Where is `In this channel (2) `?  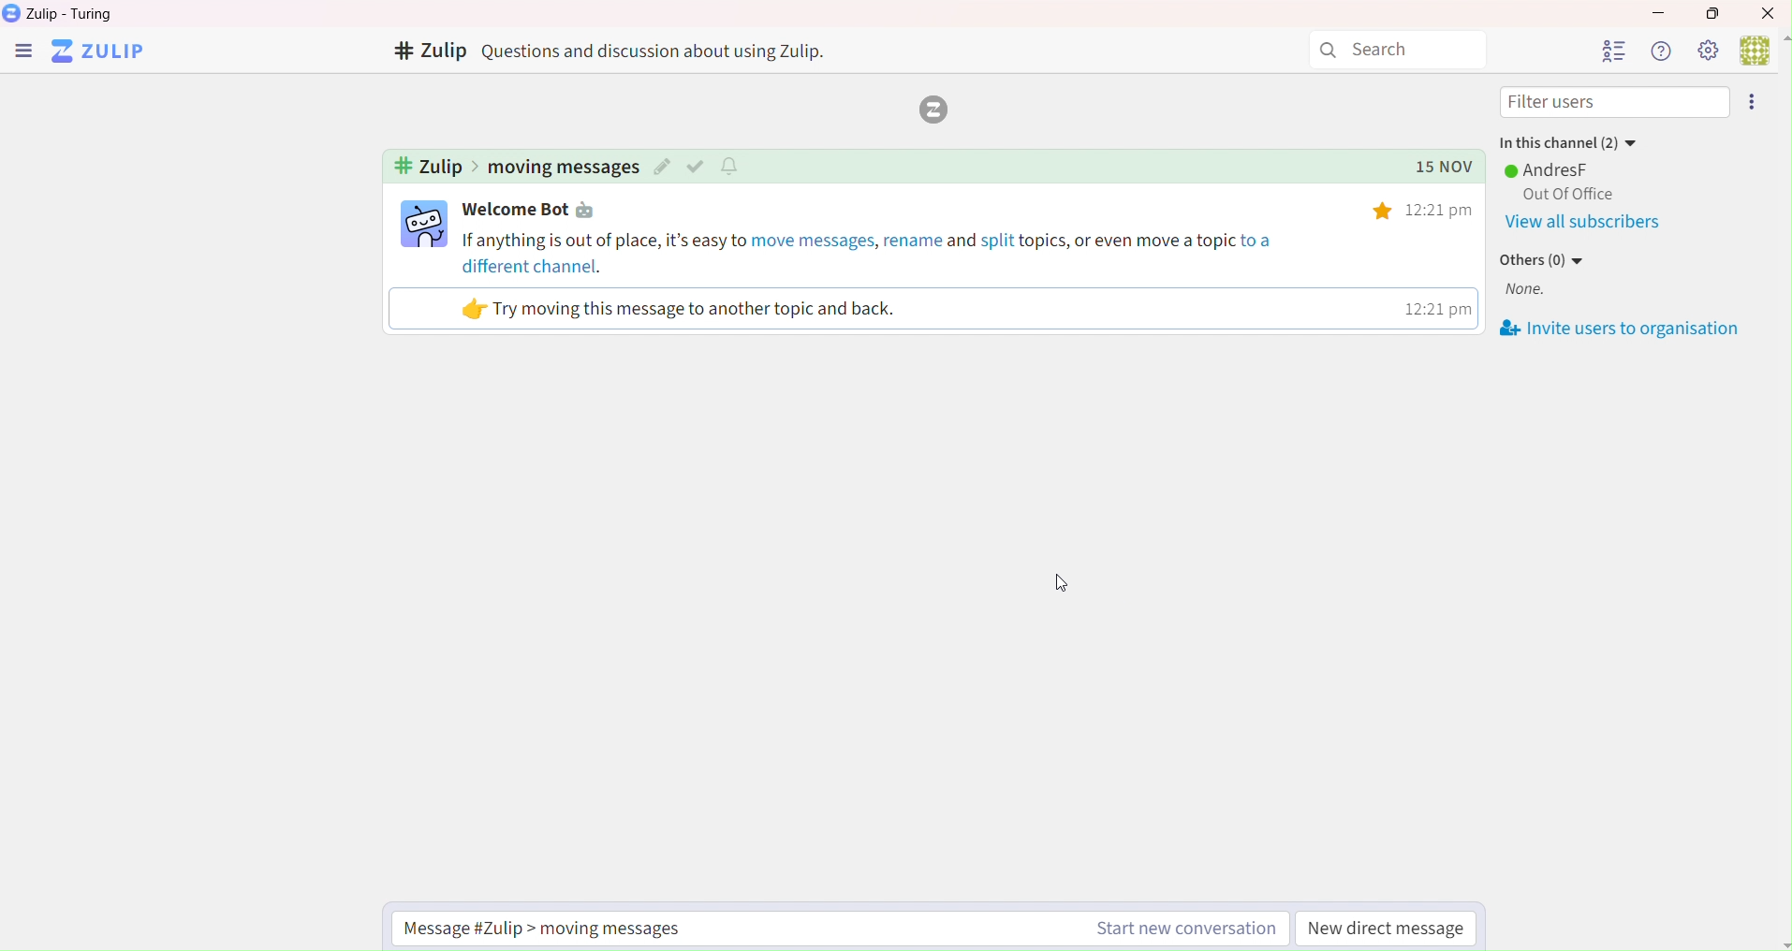
In this channel (2)  is located at coordinates (1566, 139).